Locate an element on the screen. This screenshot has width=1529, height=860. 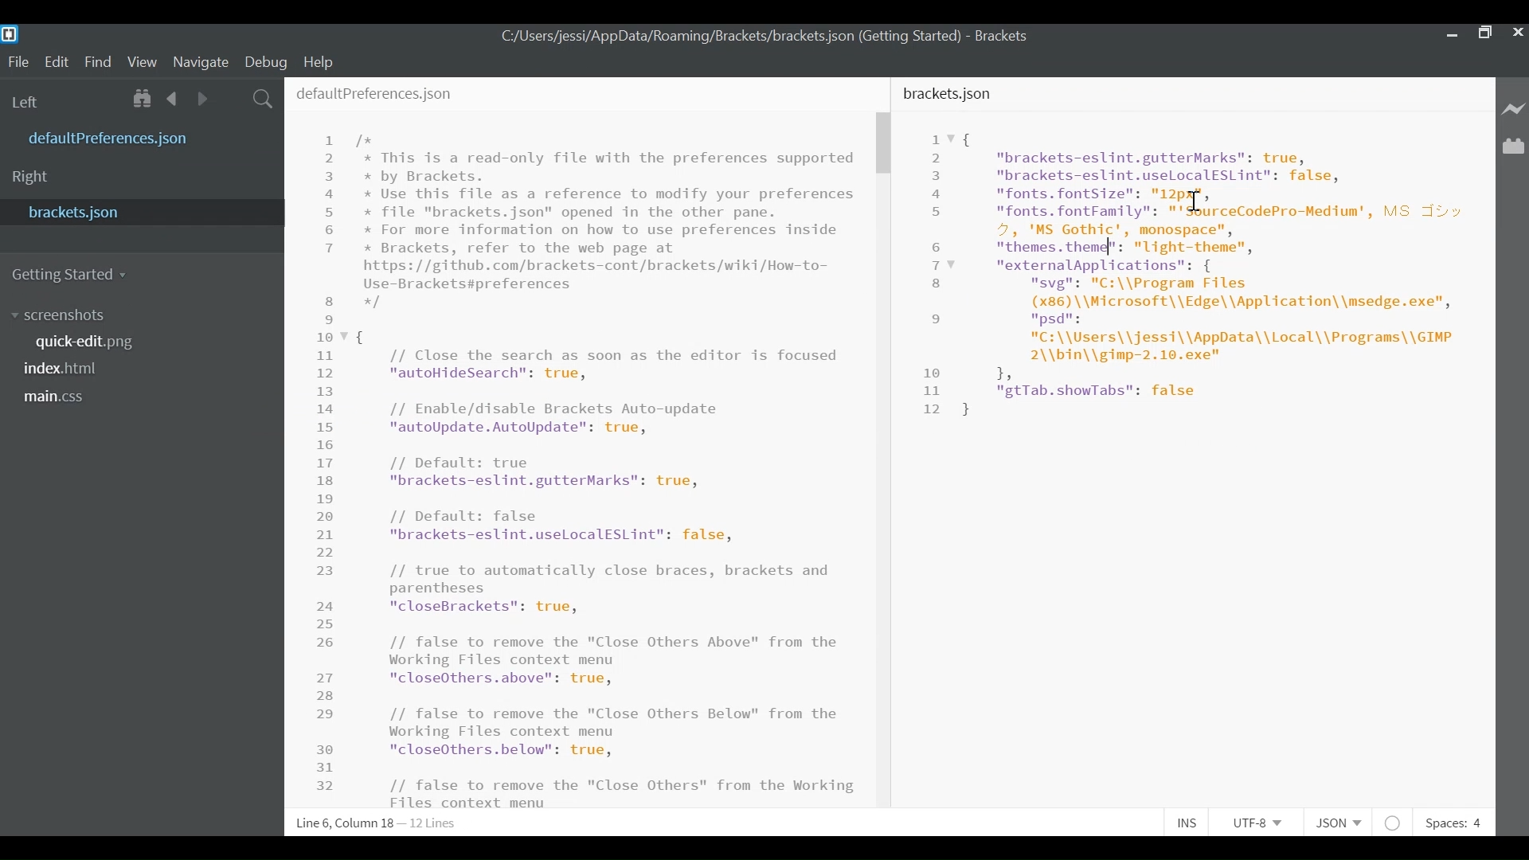
minimize is located at coordinates (1450, 35).